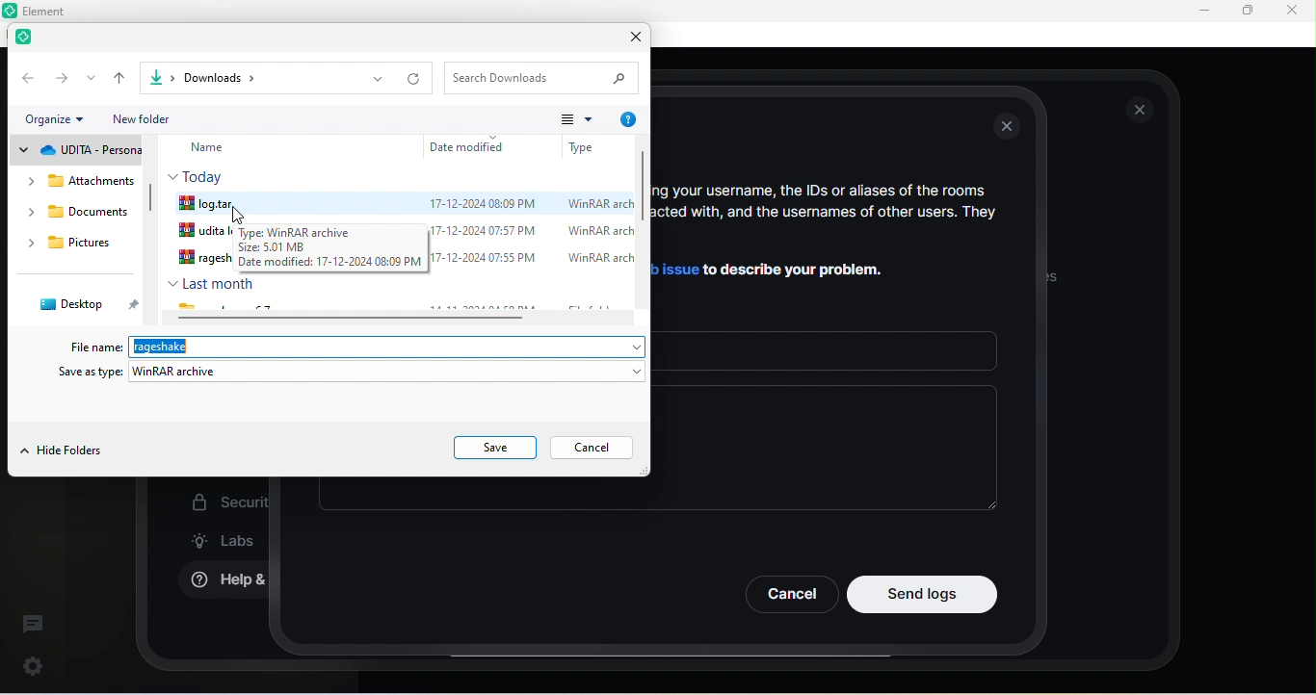  What do you see at coordinates (1200, 12) in the screenshot?
I see `minimize` at bounding box center [1200, 12].